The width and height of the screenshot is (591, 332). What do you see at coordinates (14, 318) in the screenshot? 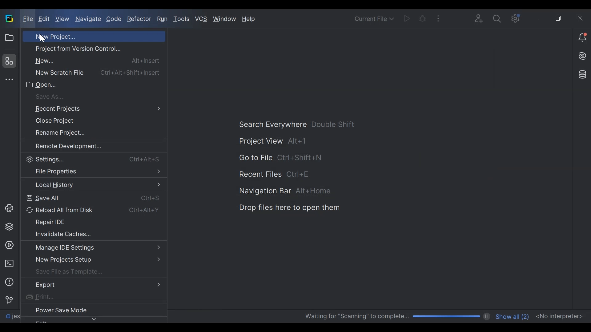
I see `jes` at bounding box center [14, 318].